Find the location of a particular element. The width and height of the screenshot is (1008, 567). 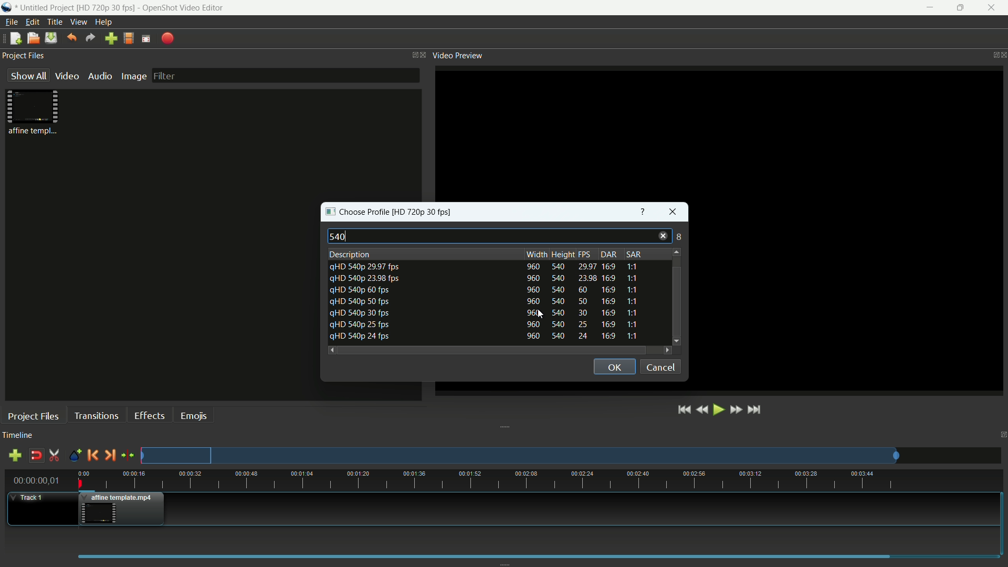

profile is located at coordinates (424, 213).